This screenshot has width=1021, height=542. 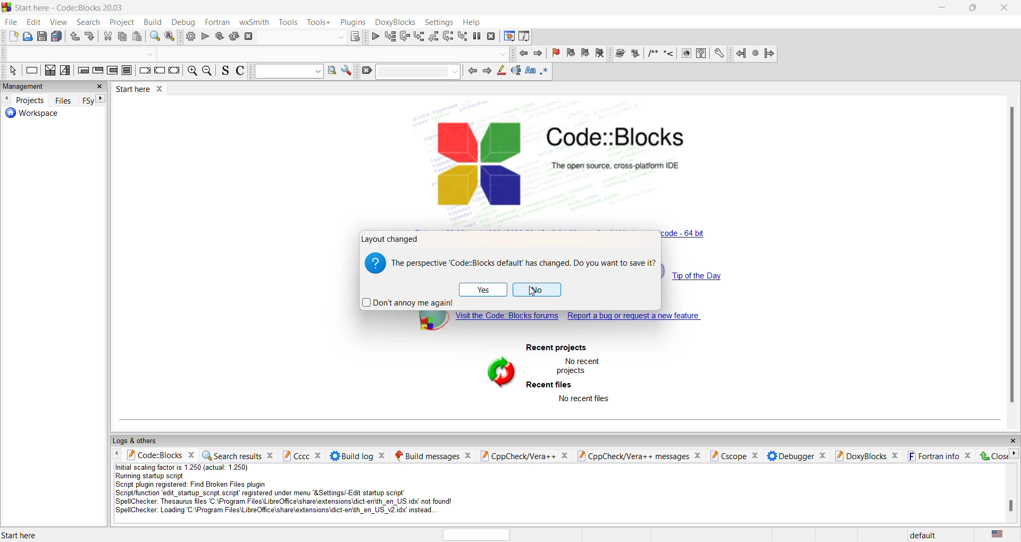 What do you see at coordinates (645, 319) in the screenshot?
I see `report bug` at bounding box center [645, 319].